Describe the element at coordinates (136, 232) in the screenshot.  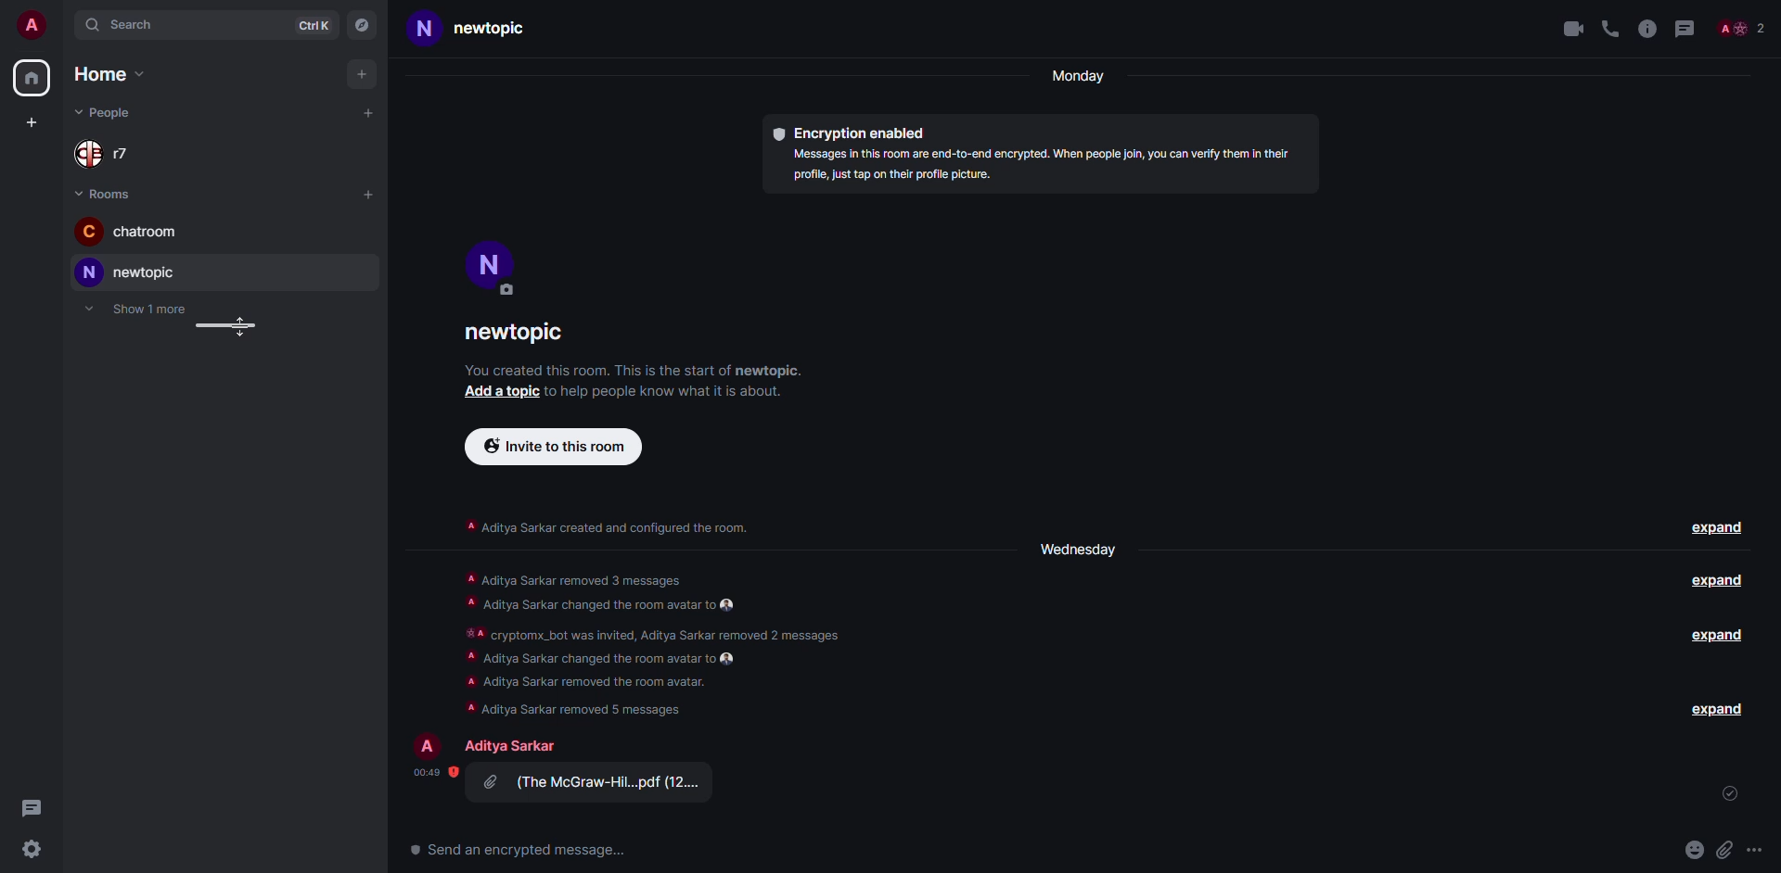
I see `chatroom` at that location.